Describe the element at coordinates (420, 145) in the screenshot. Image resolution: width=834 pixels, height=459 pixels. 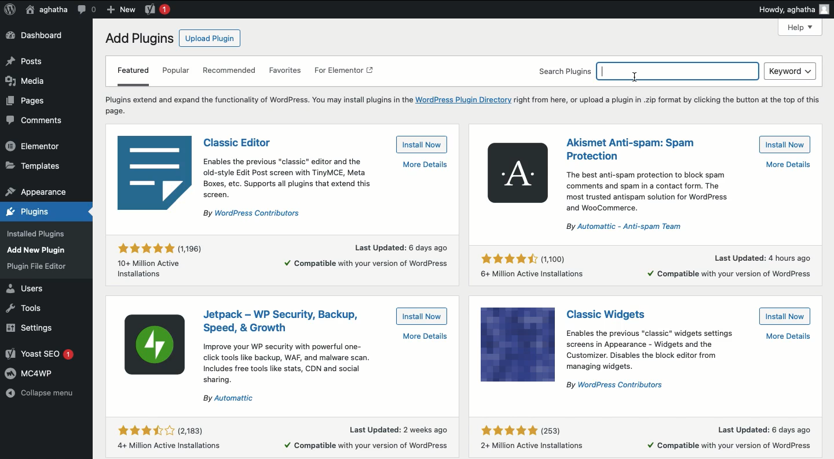
I see `Install now` at that location.